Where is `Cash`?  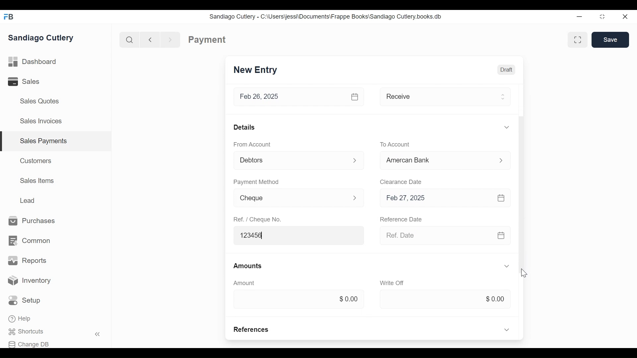
Cash is located at coordinates (435, 160).